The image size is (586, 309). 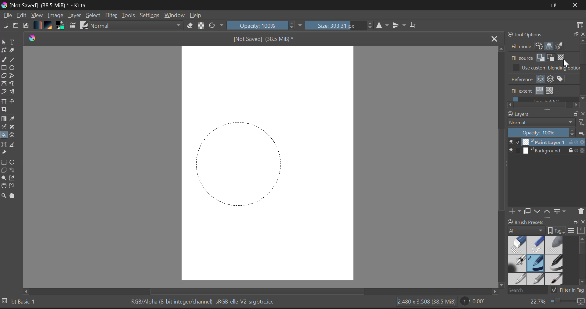 What do you see at coordinates (216, 26) in the screenshot?
I see `Refresh` at bounding box center [216, 26].